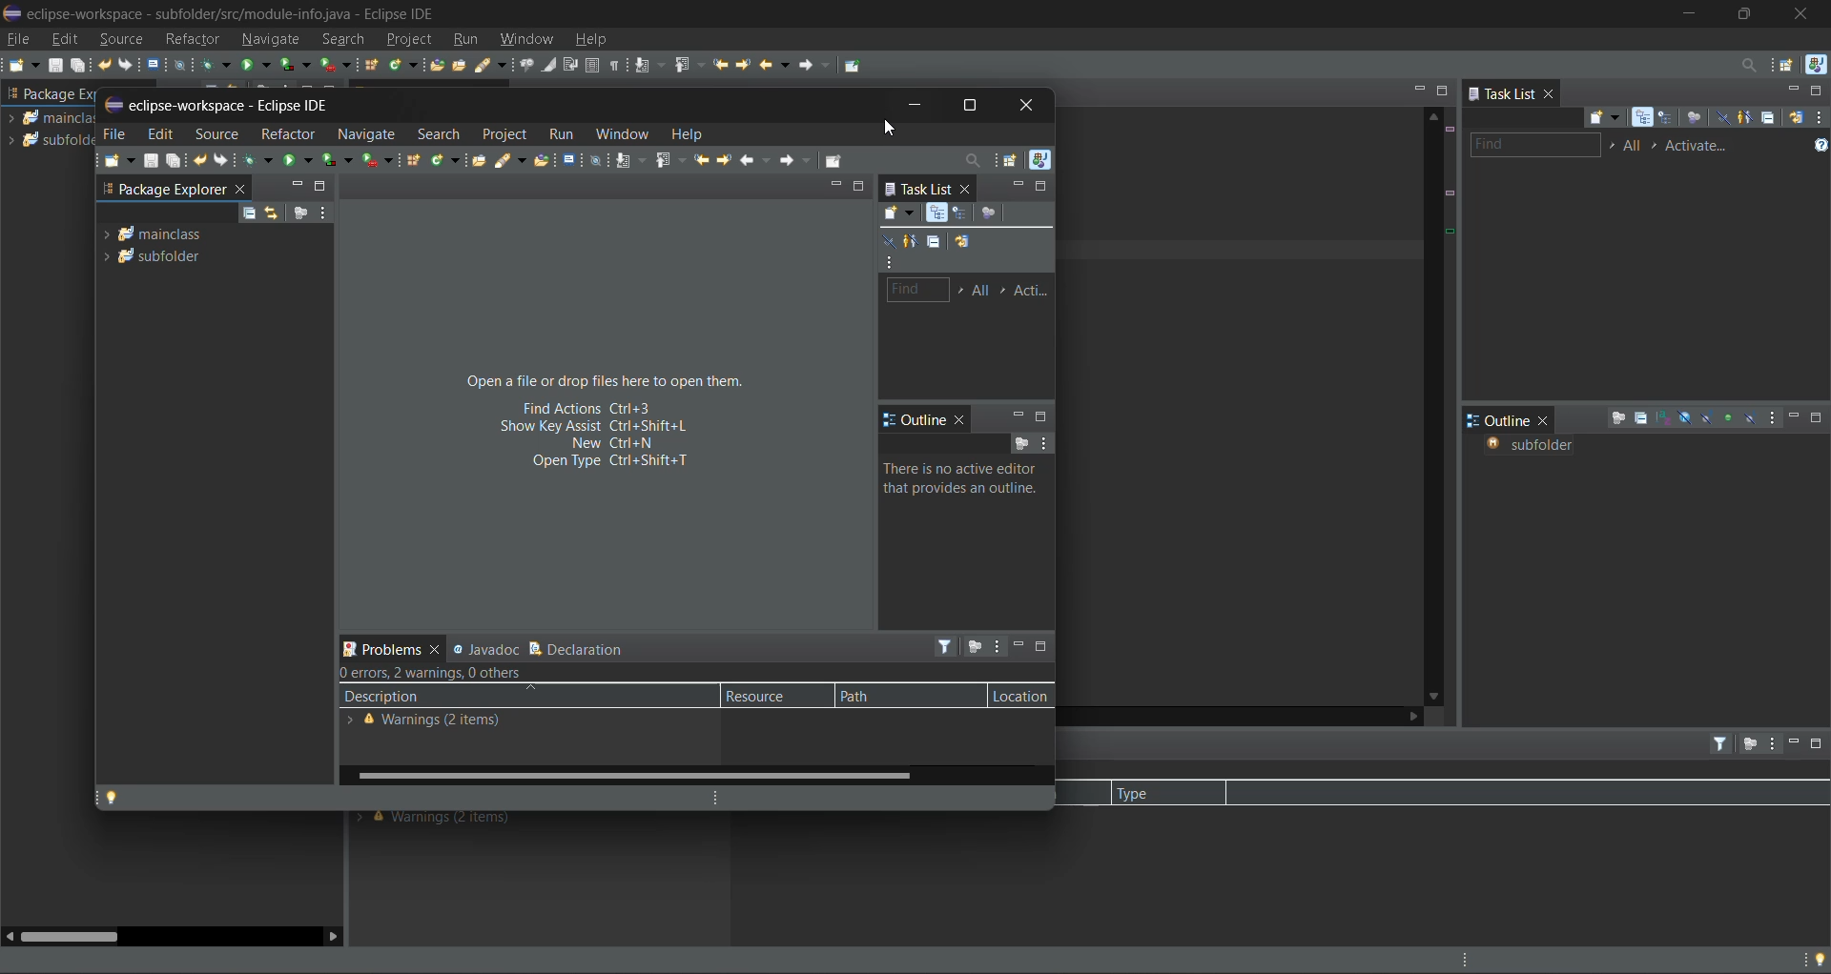 The image size is (1831, 974). Describe the element at coordinates (544, 162) in the screenshot. I see `open type` at that location.